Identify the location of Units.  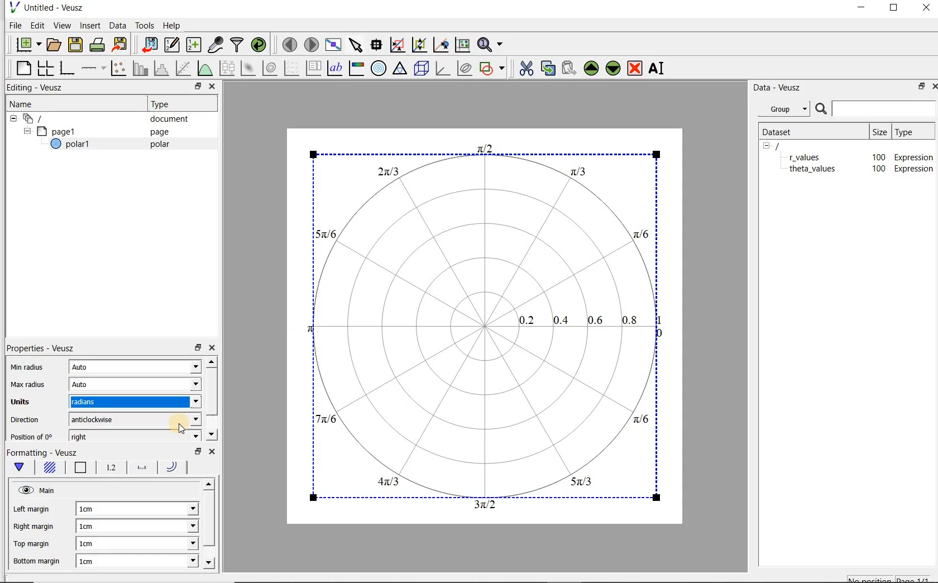
(23, 403).